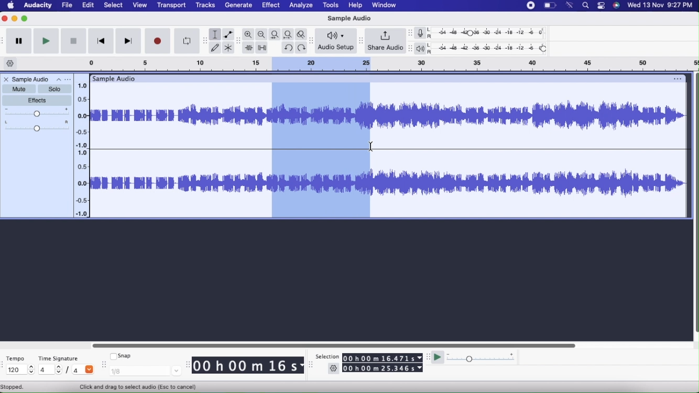  Describe the element at coordinates (121, 355) in the screenshot. I see `Snap` at that location.